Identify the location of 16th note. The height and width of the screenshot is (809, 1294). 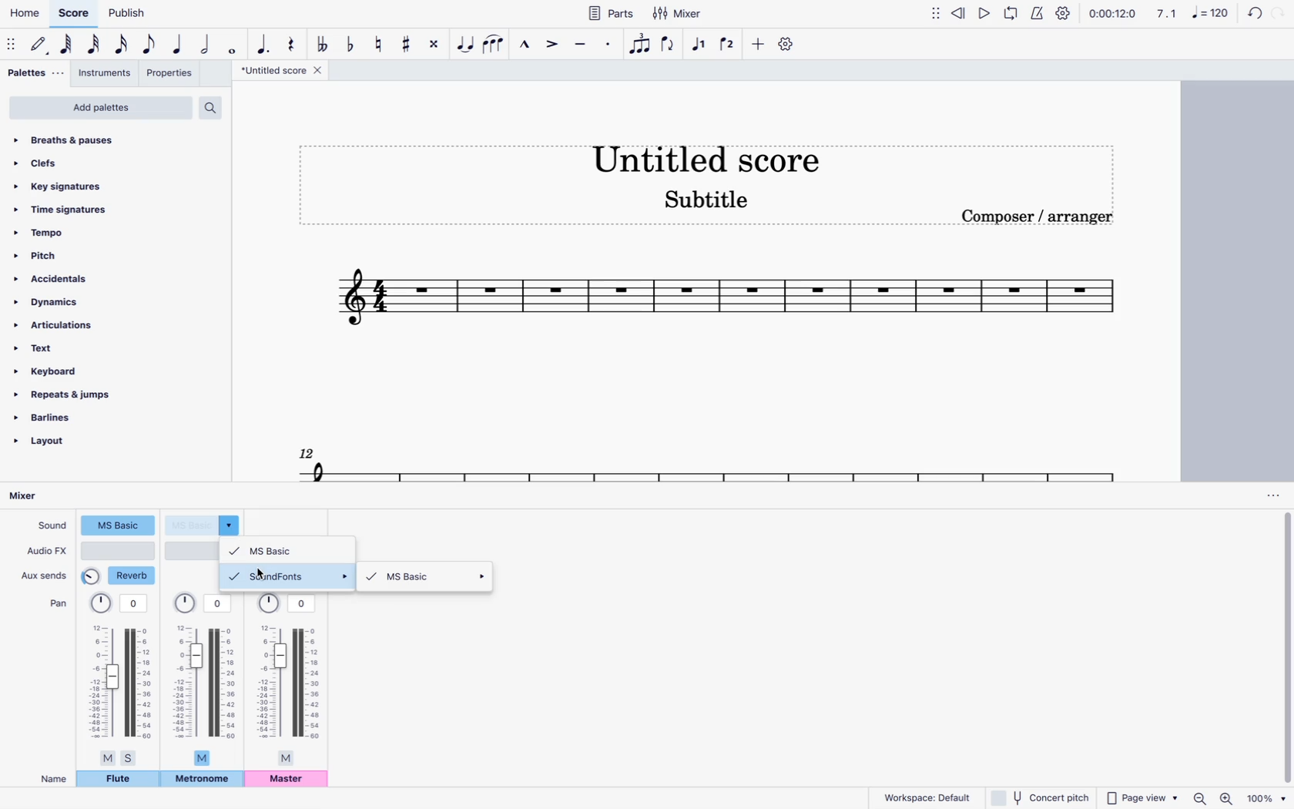
(122, 45).